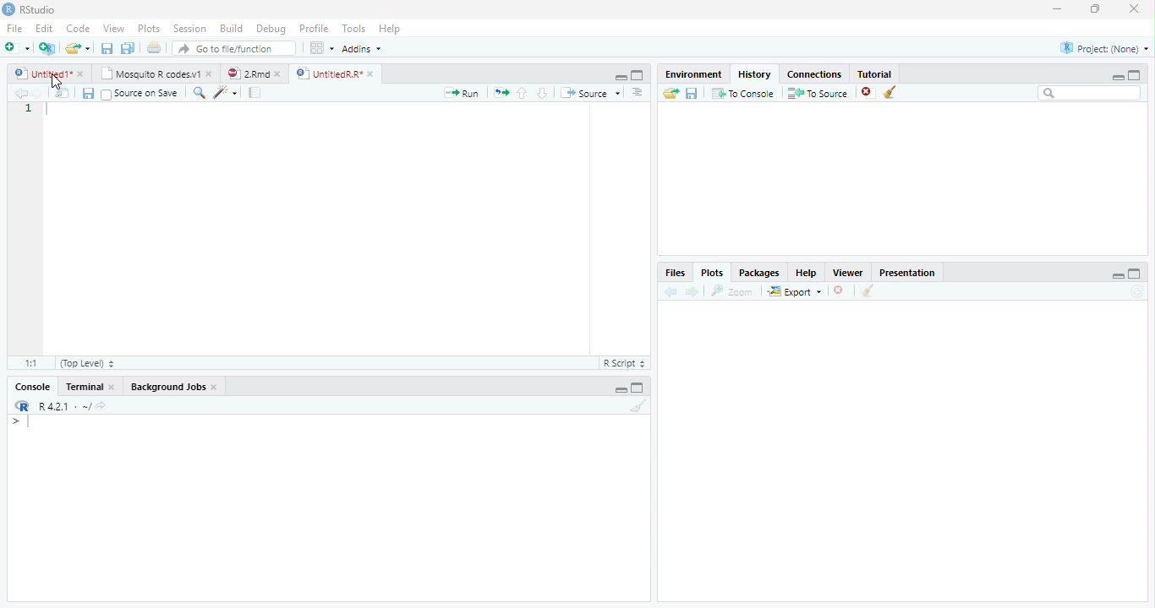 Image resolution: width=1155 pixels, height=608 pixels. Describe the element at coordinates (620, 390) in the screenshot. I see `Minimize` at that location.